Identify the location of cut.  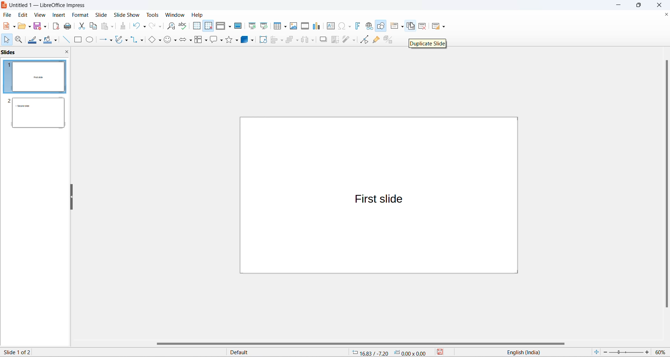
(81, 26).